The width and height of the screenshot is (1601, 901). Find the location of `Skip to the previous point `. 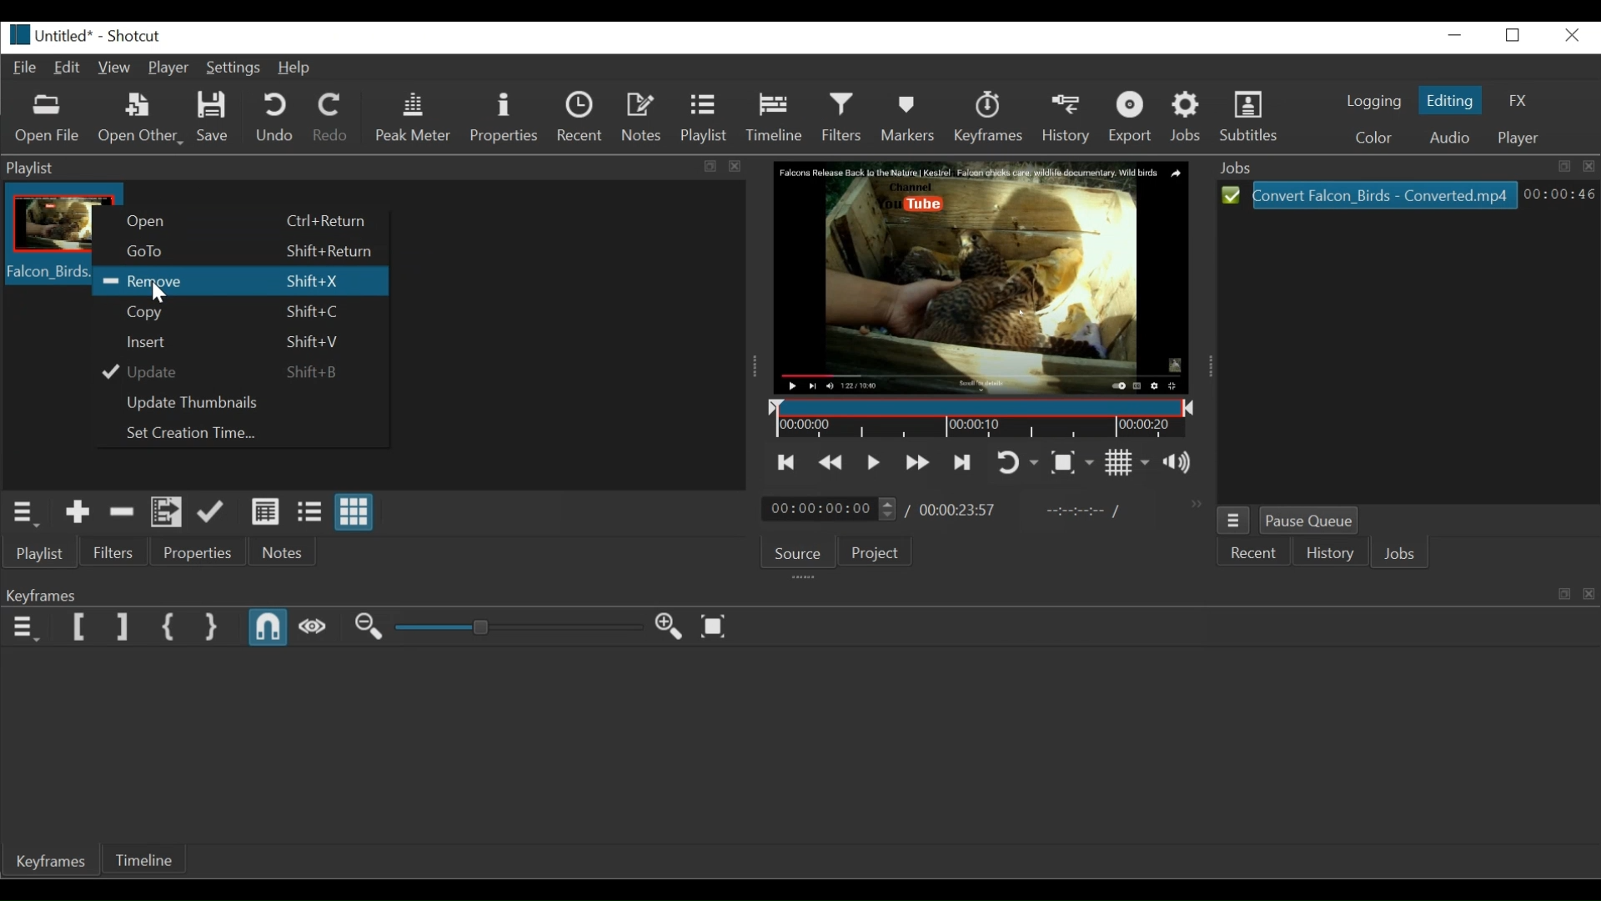

Skip to the previous point  is located at coordinates (783, 461).